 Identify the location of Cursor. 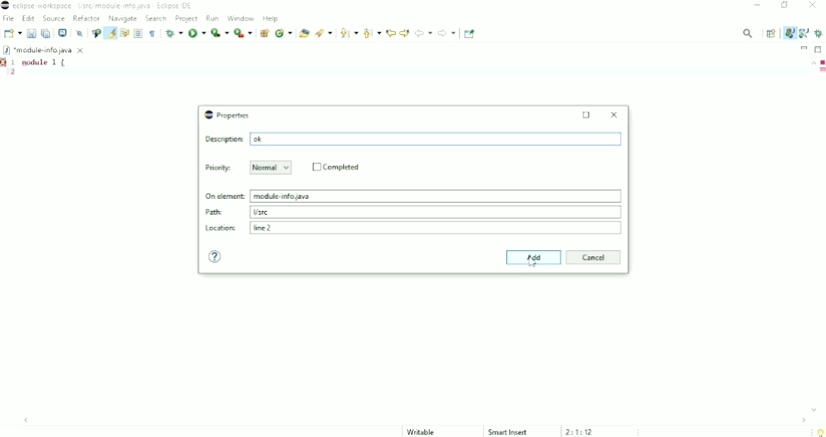
(533, 262).